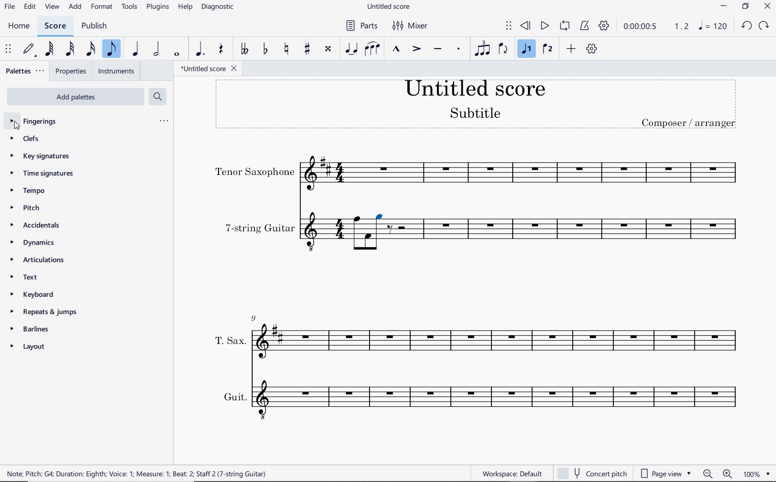  I want to click on PITCH, so click(36, 208).